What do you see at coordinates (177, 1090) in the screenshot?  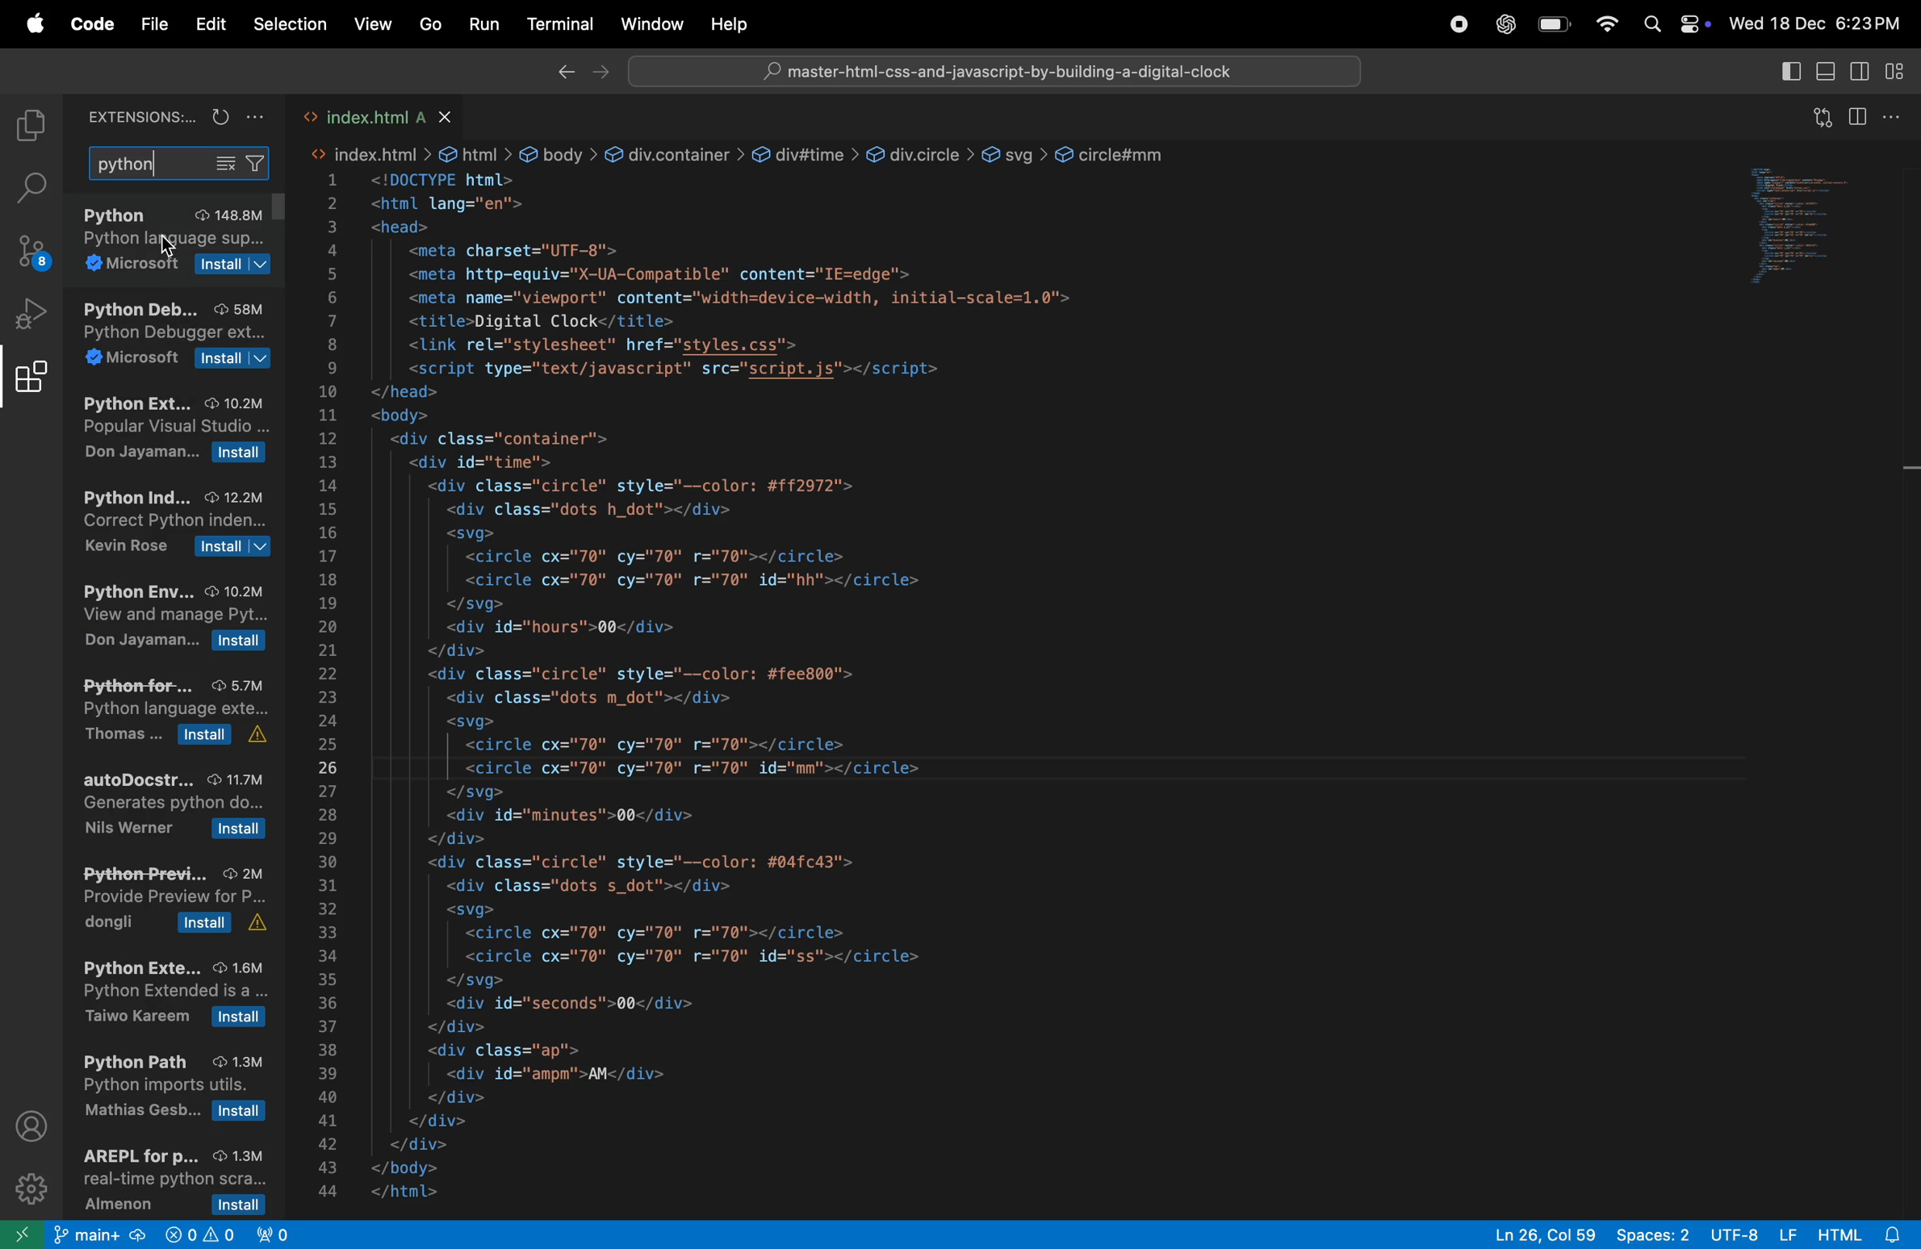 I see `pythonpath ` at bounding box center [177, 1090].